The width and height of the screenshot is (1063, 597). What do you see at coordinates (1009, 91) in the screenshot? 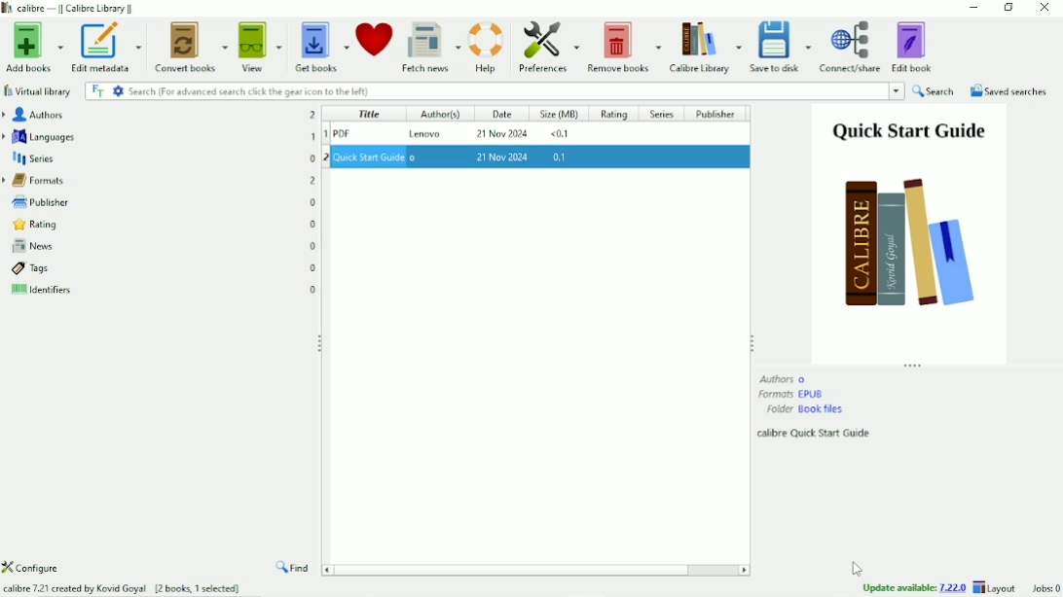
I see `Saved searches` at bounding box center [1009, 91].